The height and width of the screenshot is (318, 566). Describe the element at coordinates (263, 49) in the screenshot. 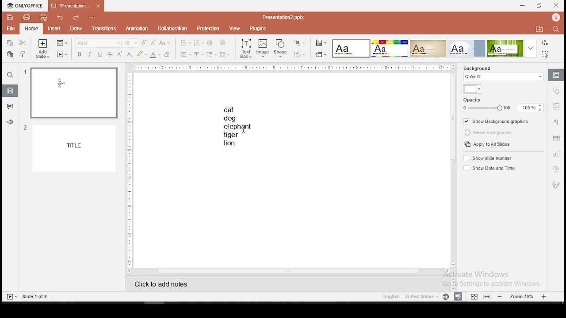

I see `image` at that location.